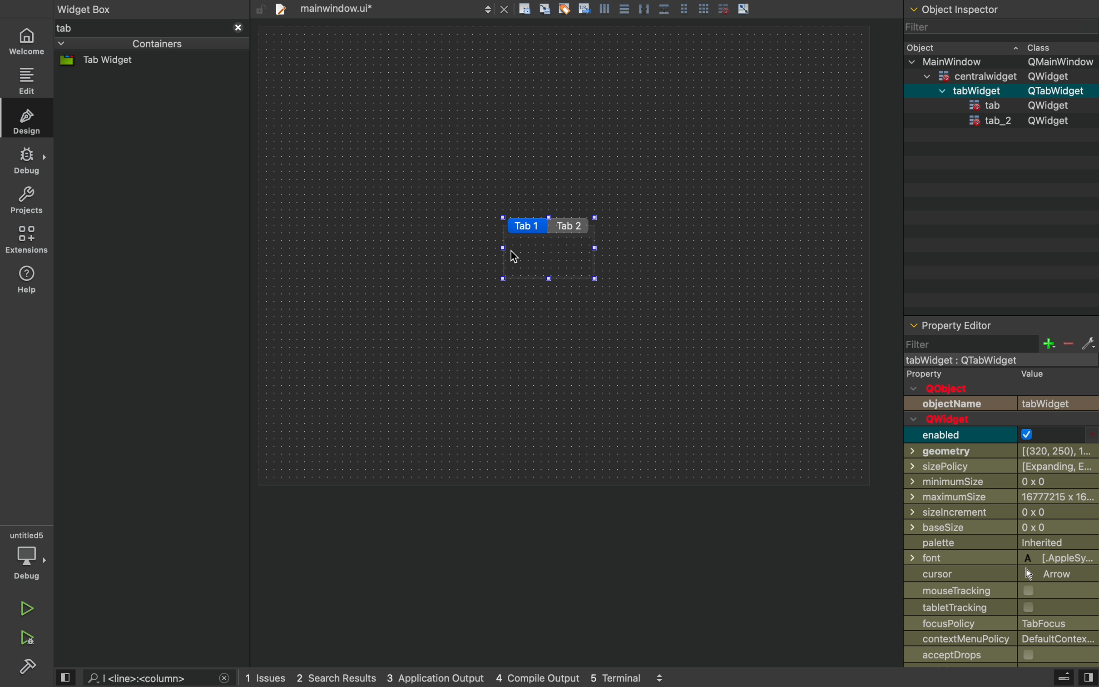 The width and height of the screenshot is (1099, 687). I want to click on extrude, so click(1064, 679).